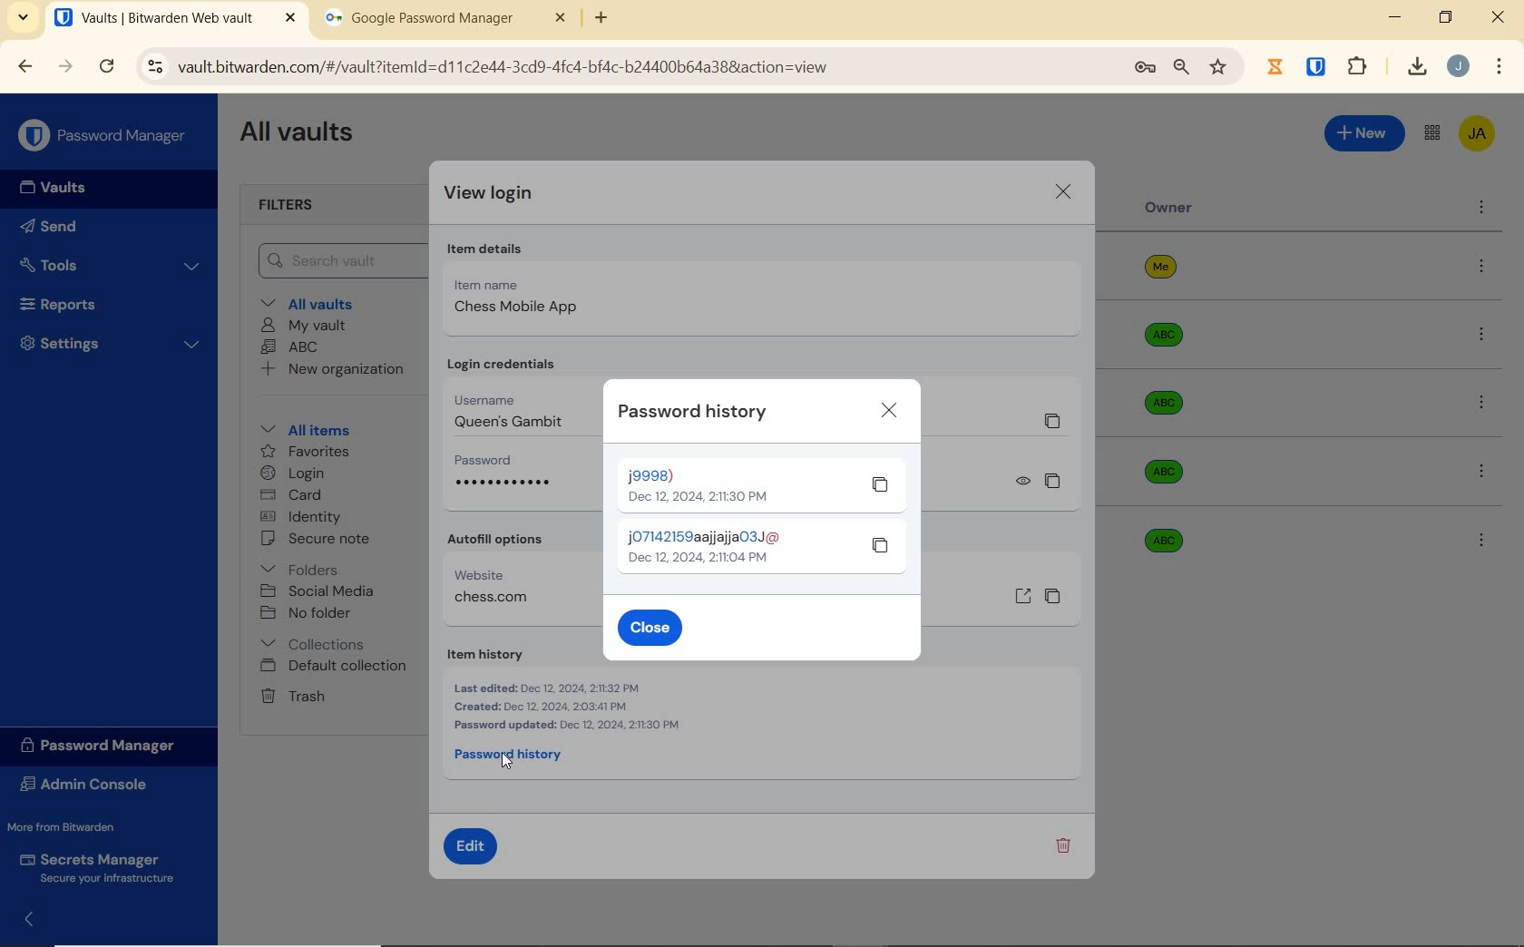 Image resolution: width=1524 pixels, height=947 pixels. What do you see at coordinates (1051, 425) in the screenshot?
I see `copy` at bounding box center [1051, 425].